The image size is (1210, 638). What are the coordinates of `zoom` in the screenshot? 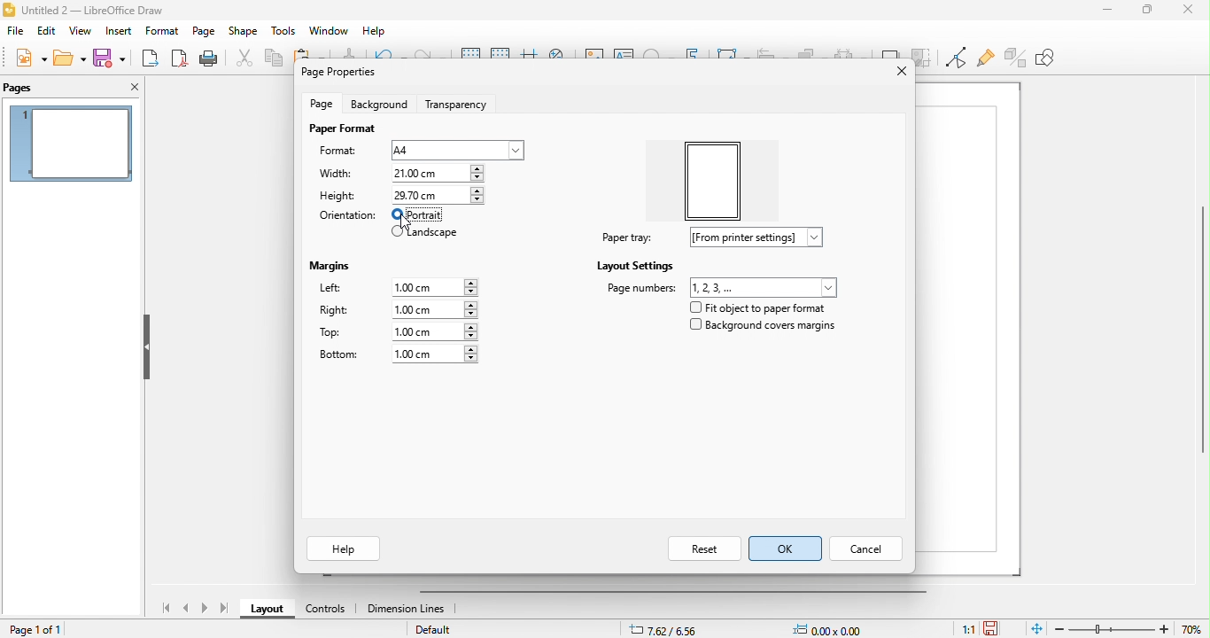 It's located at (1132, 628).